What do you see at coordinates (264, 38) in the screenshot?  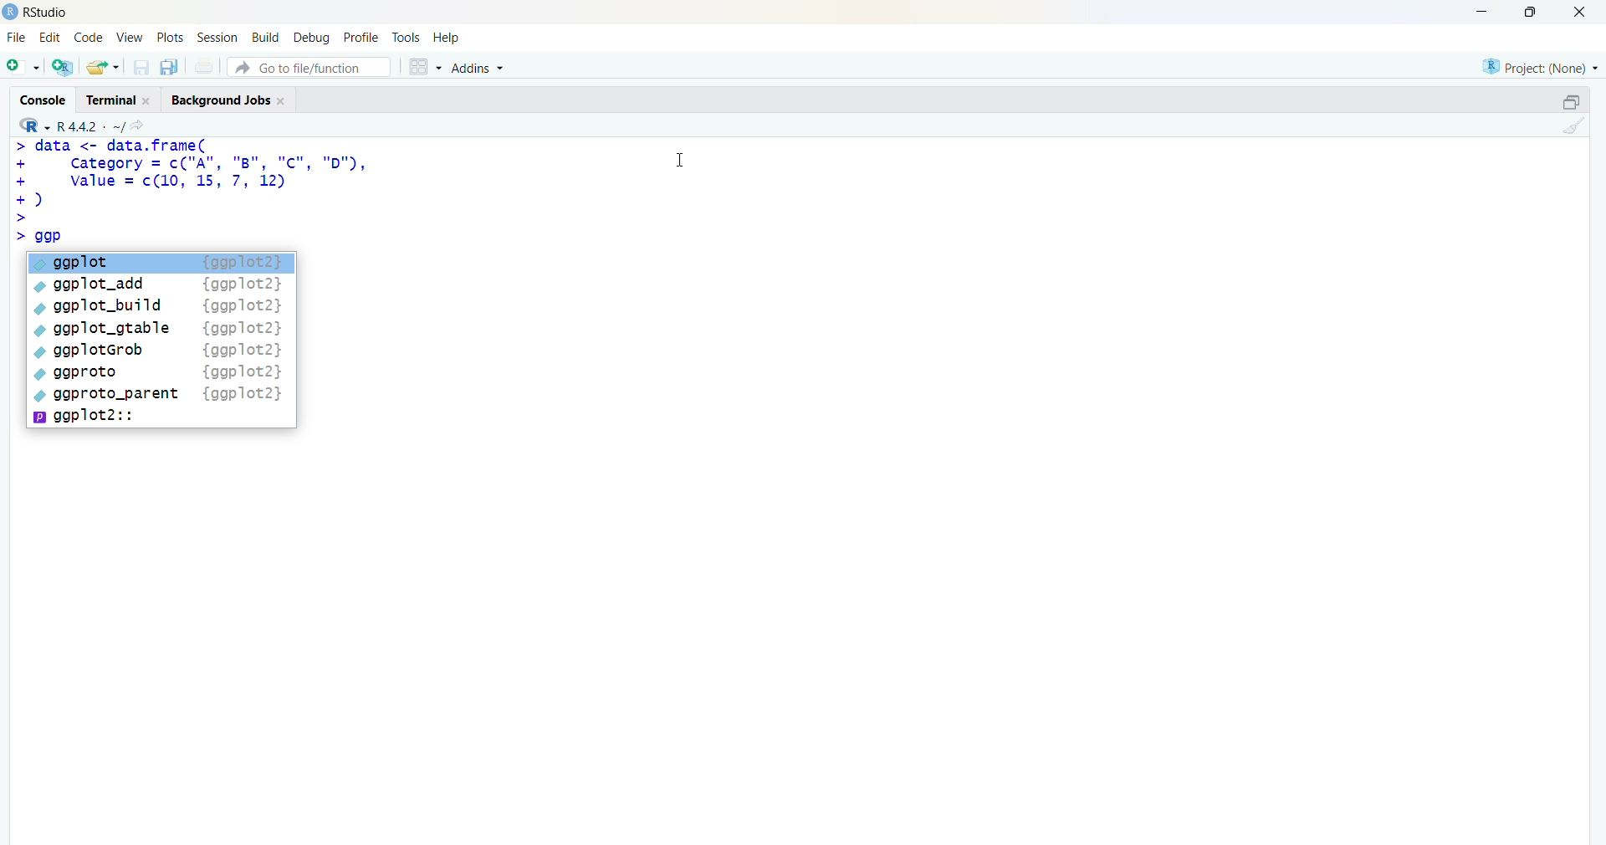 I see `build` at bounding box center [264, 38].